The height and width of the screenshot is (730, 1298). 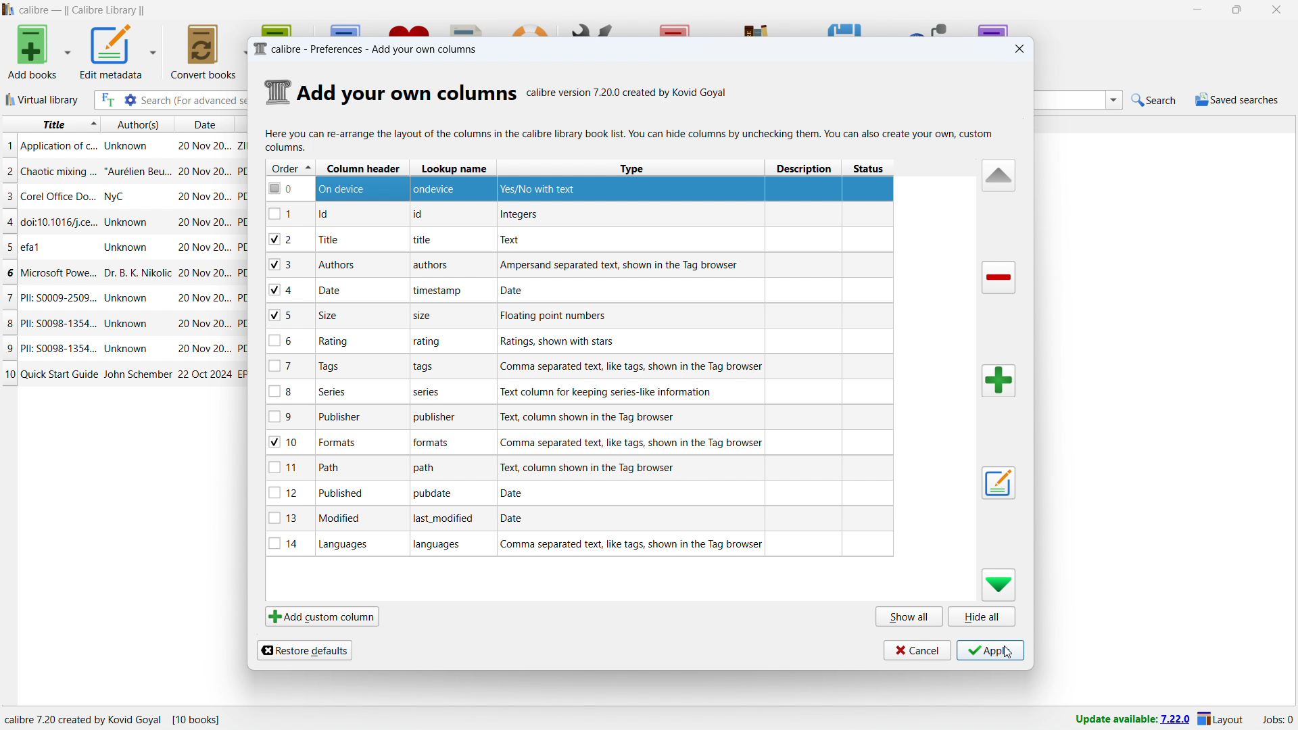 I want to click on sort by title, so click(x=51, y=124).